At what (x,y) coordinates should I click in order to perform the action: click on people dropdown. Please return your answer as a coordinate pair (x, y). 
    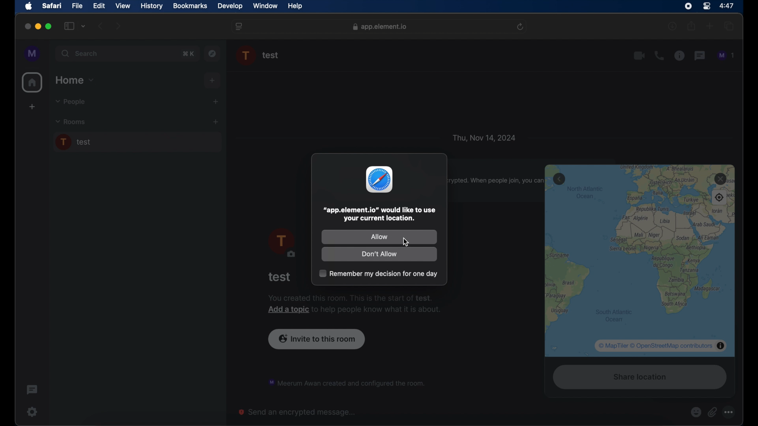
    Looking at the image, I should click on (69, 102).